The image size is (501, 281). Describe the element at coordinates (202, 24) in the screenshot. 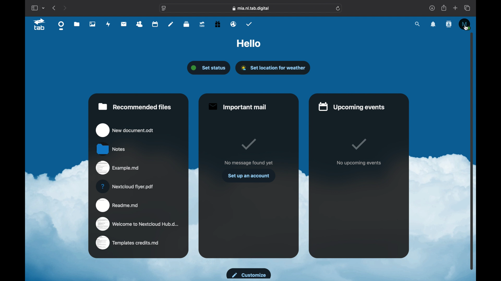

I see `upgrade` at that location.